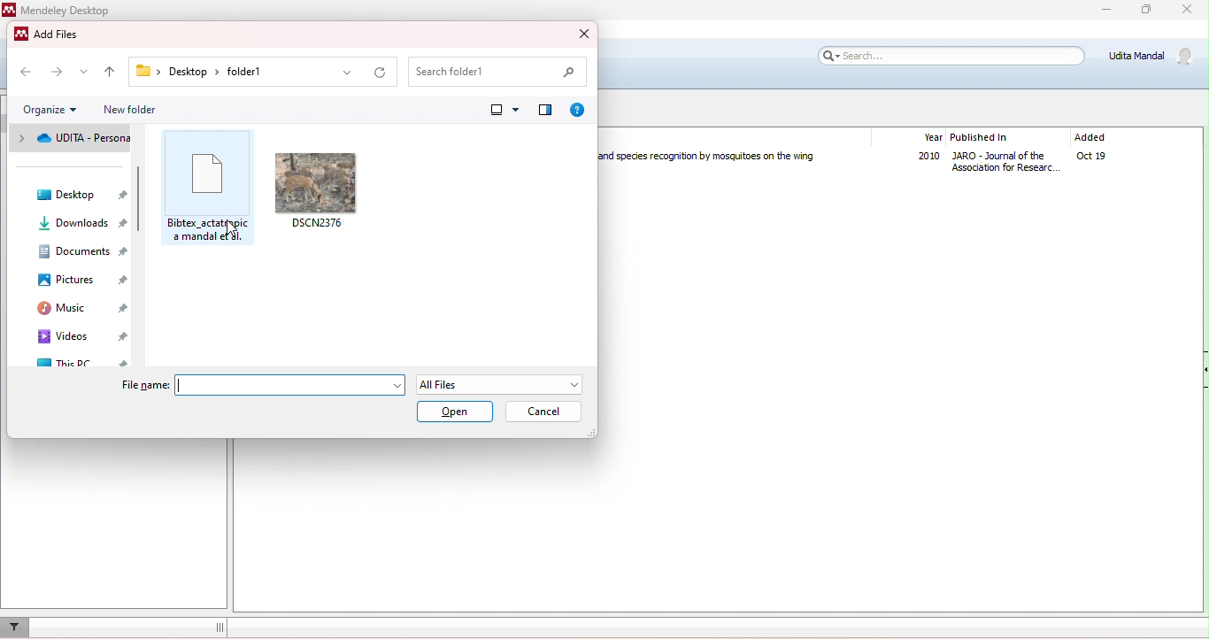 The width and height of the screenshot is (1209, 639). What do you see at coordinates (928, 157) in the screenshot?
I see `2010` at bounding box center [928, 157].